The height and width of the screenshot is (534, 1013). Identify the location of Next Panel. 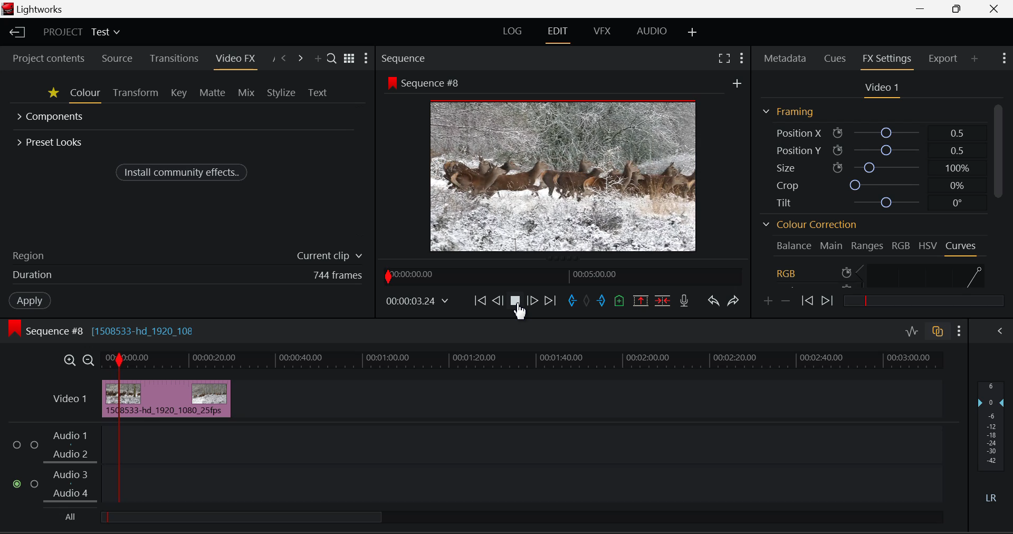
(300, 57).